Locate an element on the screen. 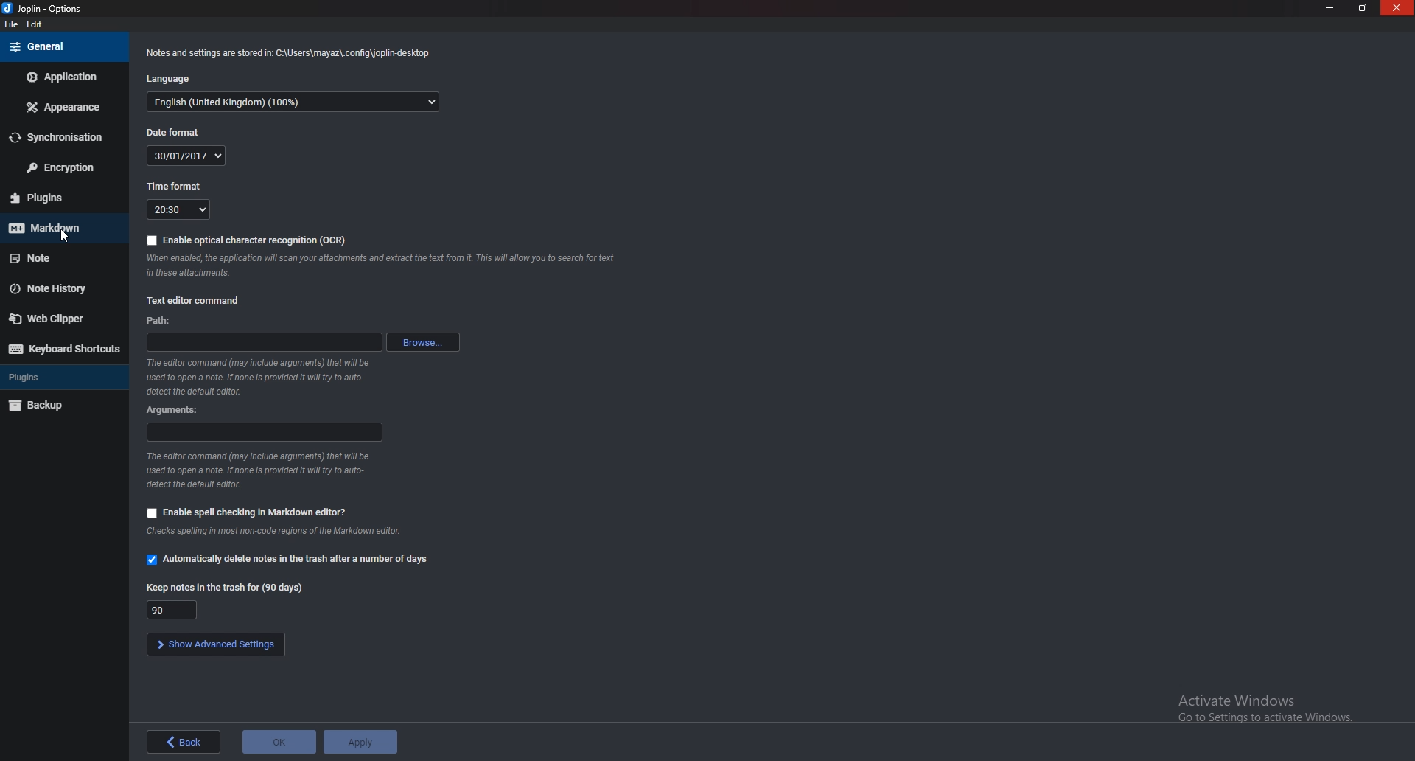 The image size is (1415, 761). Appearance is located at coordinates (61, 108).